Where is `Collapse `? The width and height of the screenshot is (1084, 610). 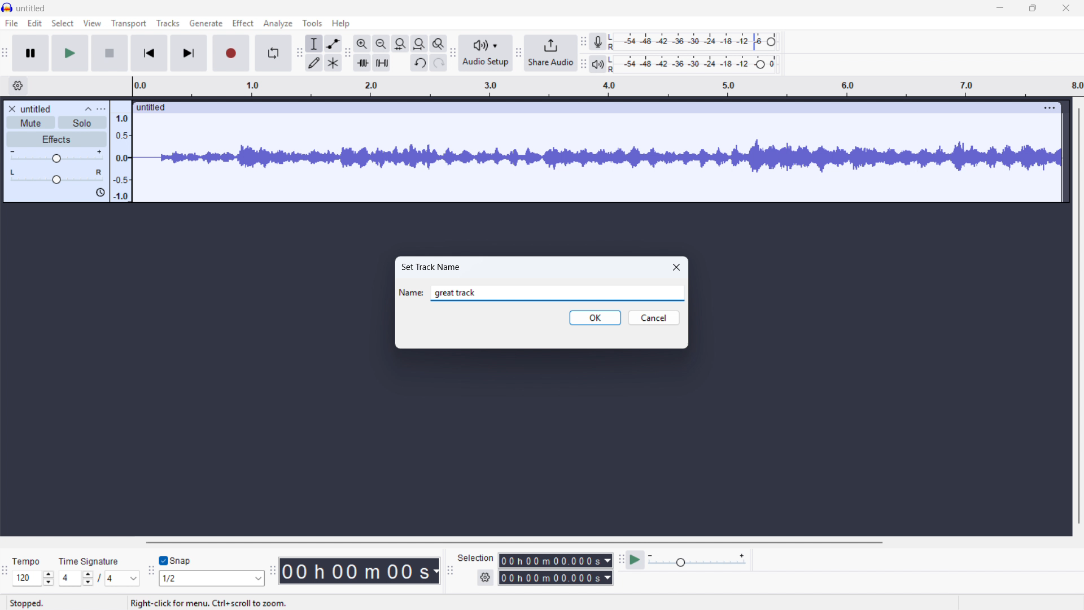
Collapse  is located at coordinates (87, 108).